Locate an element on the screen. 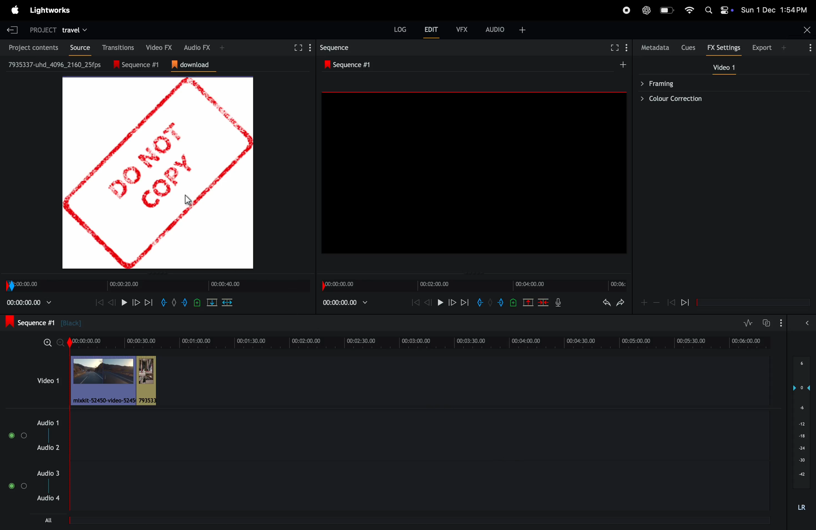  add out is located at coordinates (185, 302).